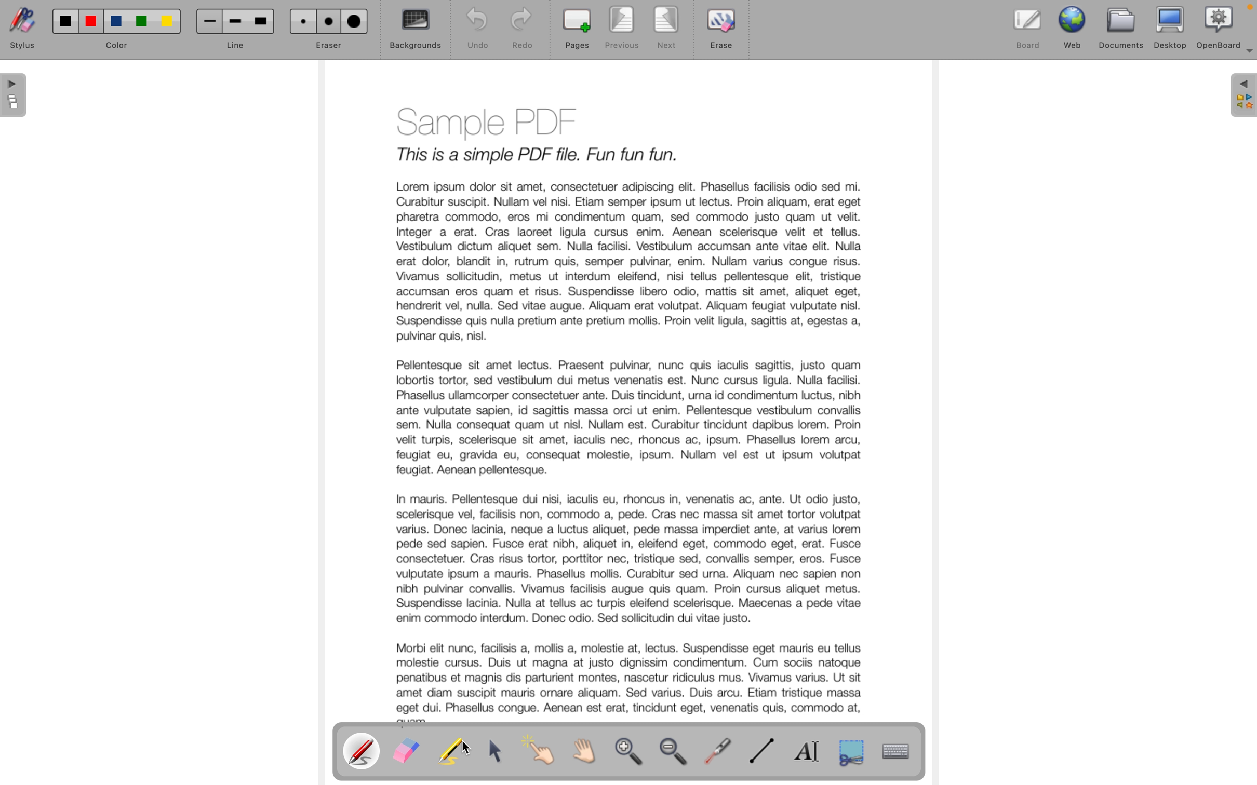 Image resolution: width=1257 pixels, height=785 pixels. Describe the element at coordinates (1122, 27) in the screenshot. I see `documents` at that location.